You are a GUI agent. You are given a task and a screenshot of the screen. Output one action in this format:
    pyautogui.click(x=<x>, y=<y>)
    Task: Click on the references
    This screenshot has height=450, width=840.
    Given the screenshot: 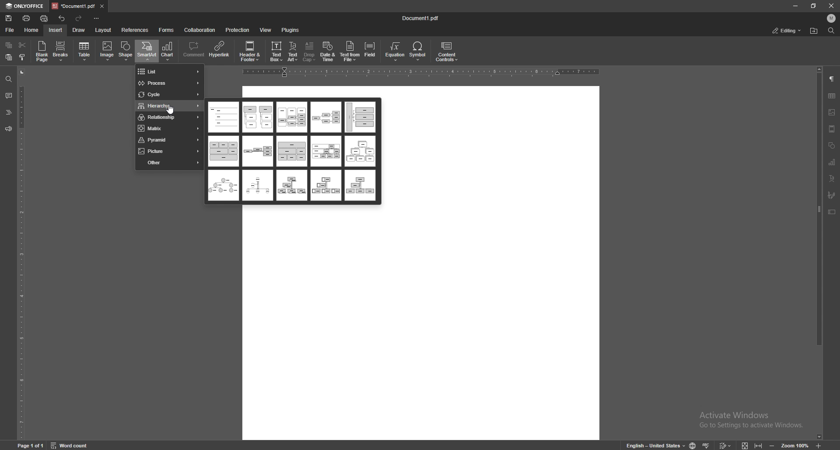 What is the action you would take?
    pyautogui.click(x=135, y=30)
    